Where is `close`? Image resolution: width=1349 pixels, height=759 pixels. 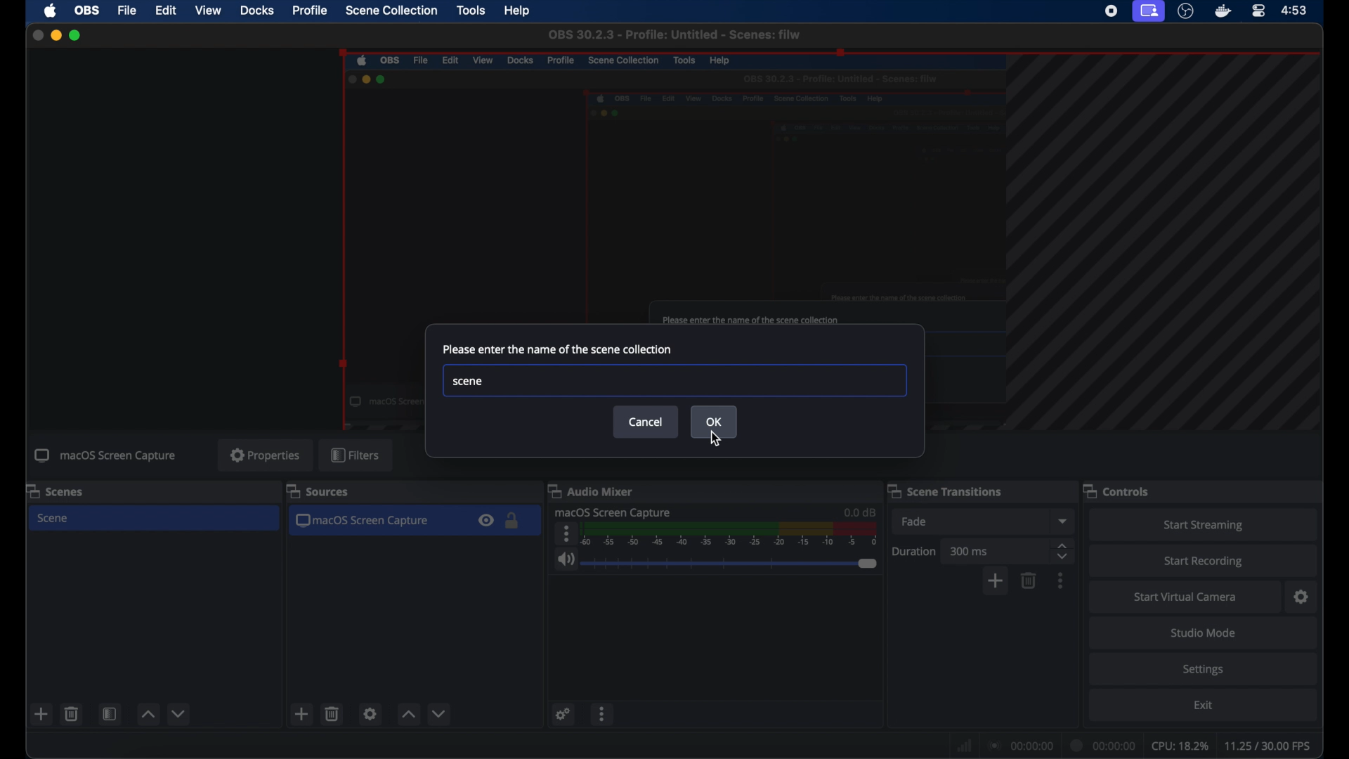
close is located at coordinates (34, 34).